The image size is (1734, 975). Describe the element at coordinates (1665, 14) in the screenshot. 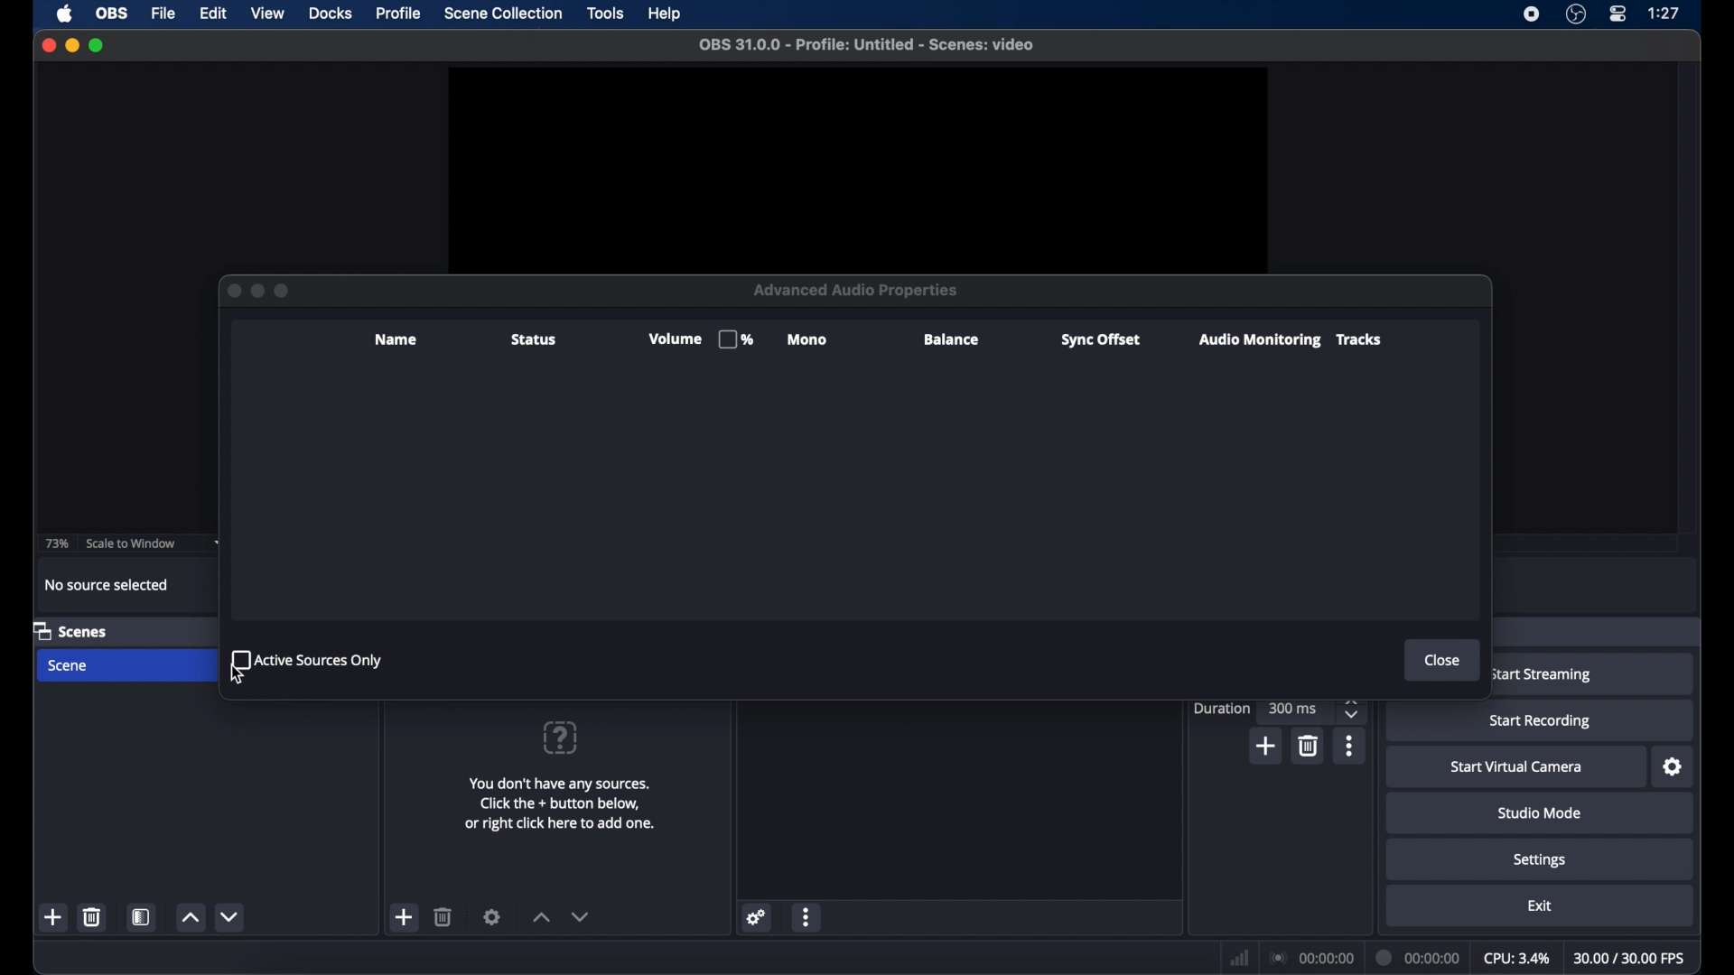

I see `1.27` at that location.